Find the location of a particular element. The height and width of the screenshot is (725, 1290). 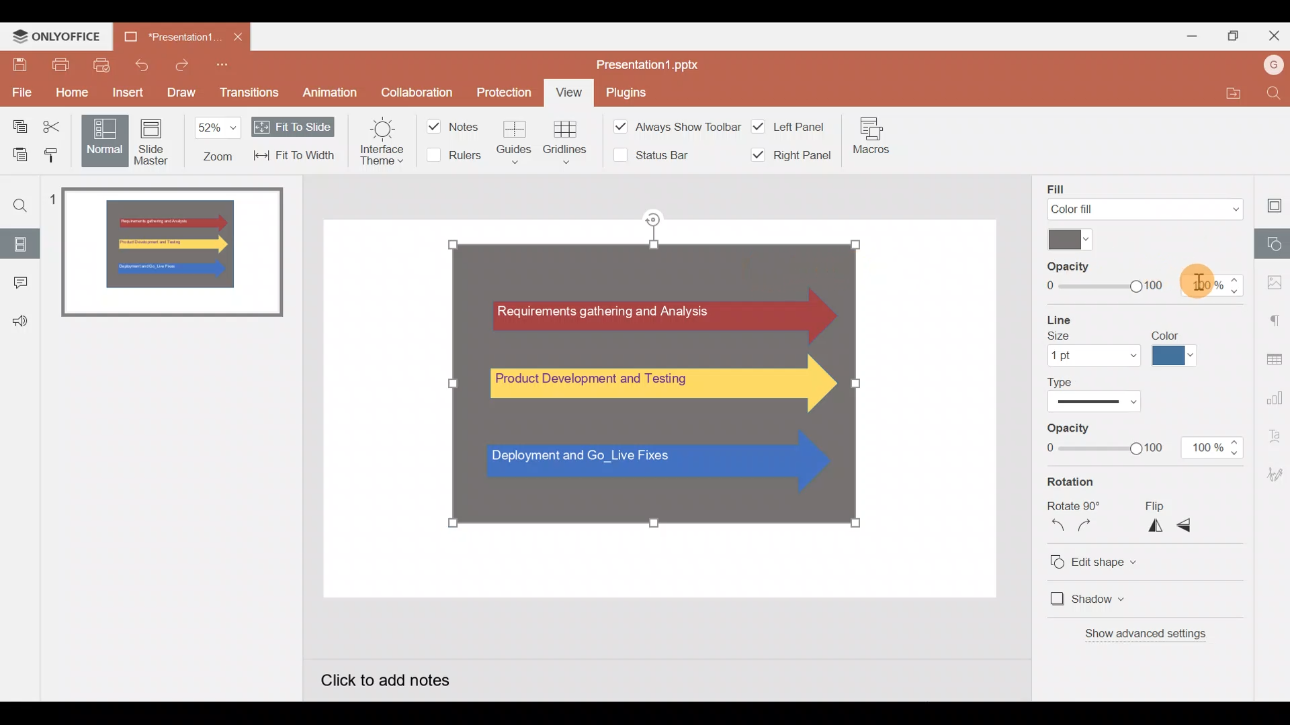

Show advanced settings is located at coordinates (1162, 635).